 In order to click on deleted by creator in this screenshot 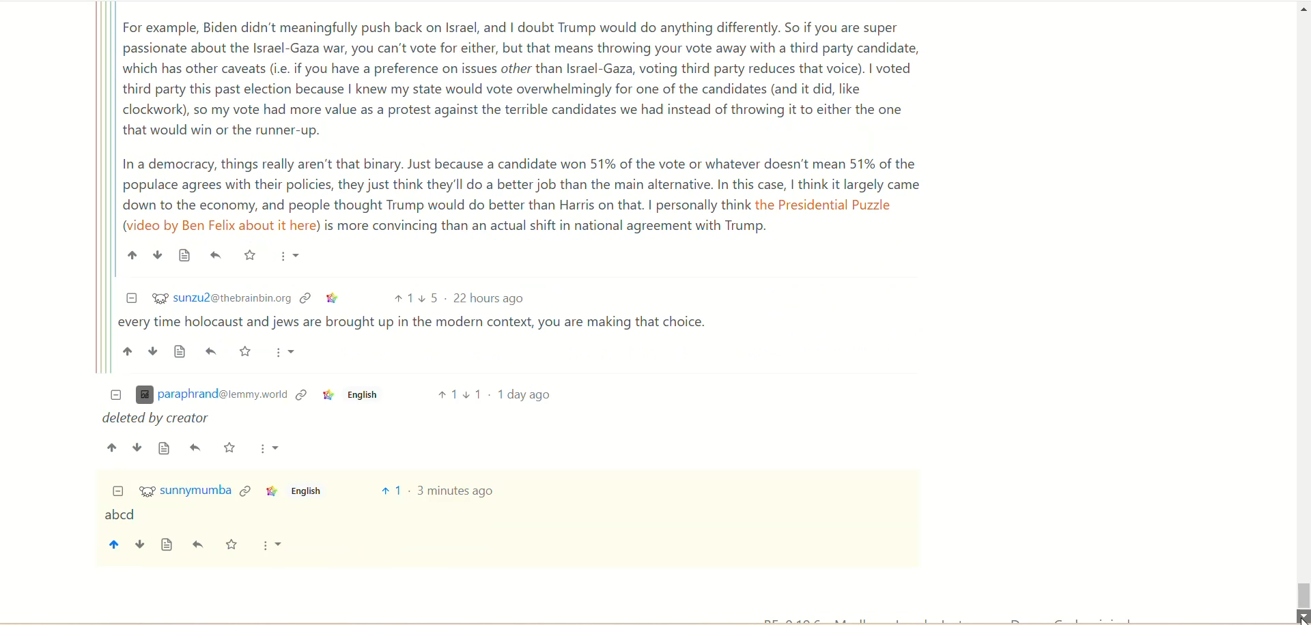, I will do `click(154, 418)`.